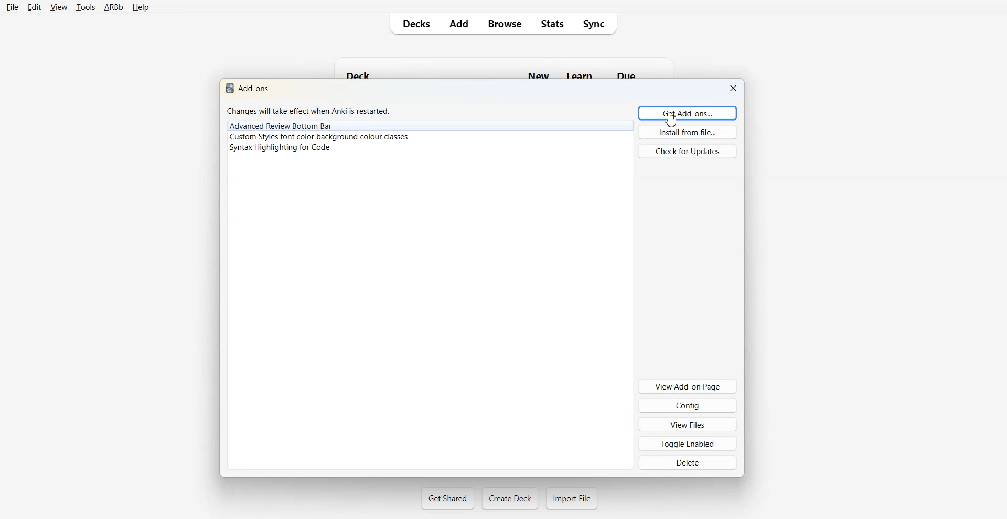 The image size is (1007, 519). Describe the element at coordinates (510, 499) in the screenshot. I see `Create Deck` at that location.